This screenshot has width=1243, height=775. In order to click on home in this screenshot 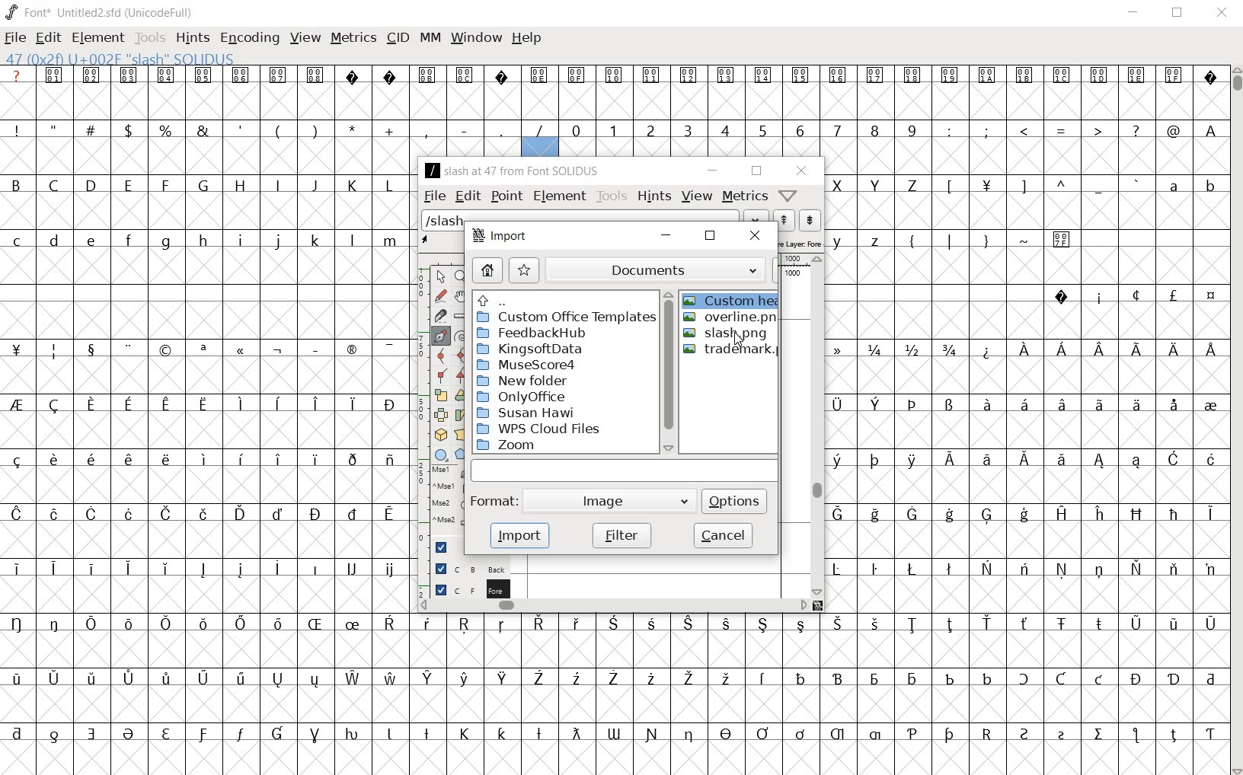, I will do `click(486, 269)`.